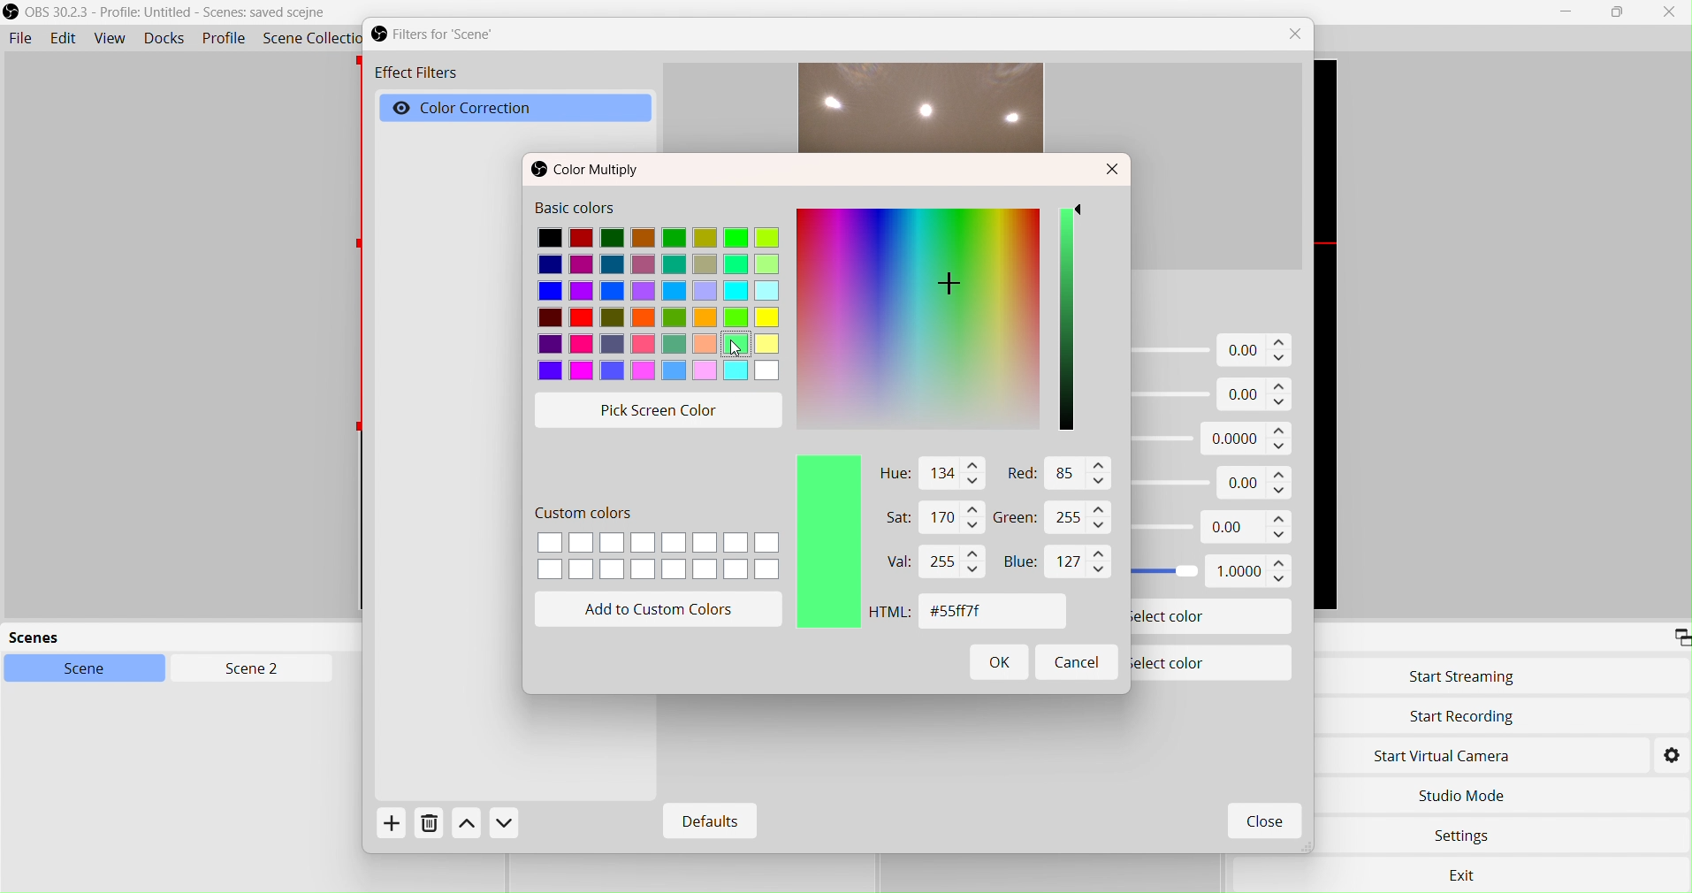 The width and height of the screenshot is (1692, 893). Describe the element at coordinates (225, 40) in the screenshot. I see `Profile` at that location.